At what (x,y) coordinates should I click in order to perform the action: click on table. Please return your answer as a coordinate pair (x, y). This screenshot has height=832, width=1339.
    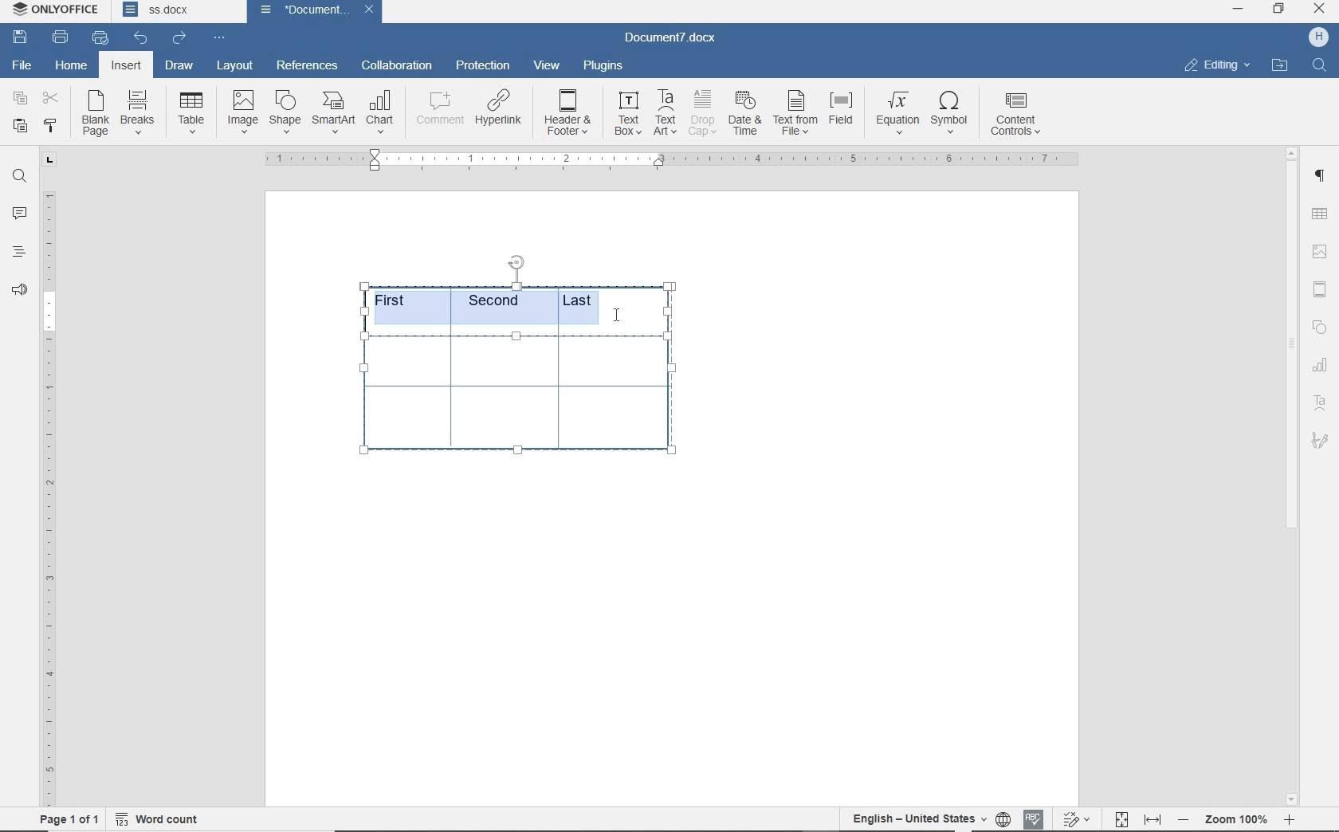
    Looking at the image, I should click on (525, 404).